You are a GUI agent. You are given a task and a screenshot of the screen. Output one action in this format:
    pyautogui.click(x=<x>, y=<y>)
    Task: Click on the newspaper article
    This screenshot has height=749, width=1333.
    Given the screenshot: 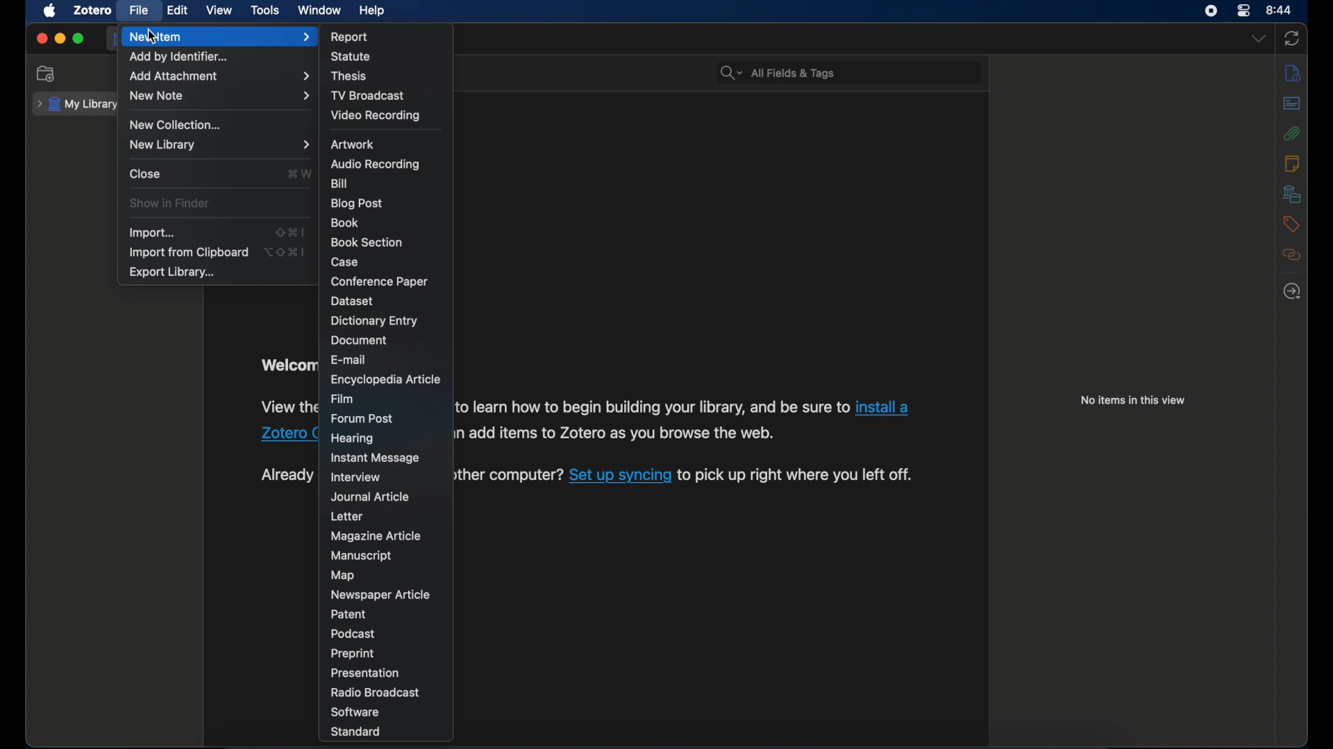 What is the action you would take?
    pyautogui.click(x=380, y=594)
    